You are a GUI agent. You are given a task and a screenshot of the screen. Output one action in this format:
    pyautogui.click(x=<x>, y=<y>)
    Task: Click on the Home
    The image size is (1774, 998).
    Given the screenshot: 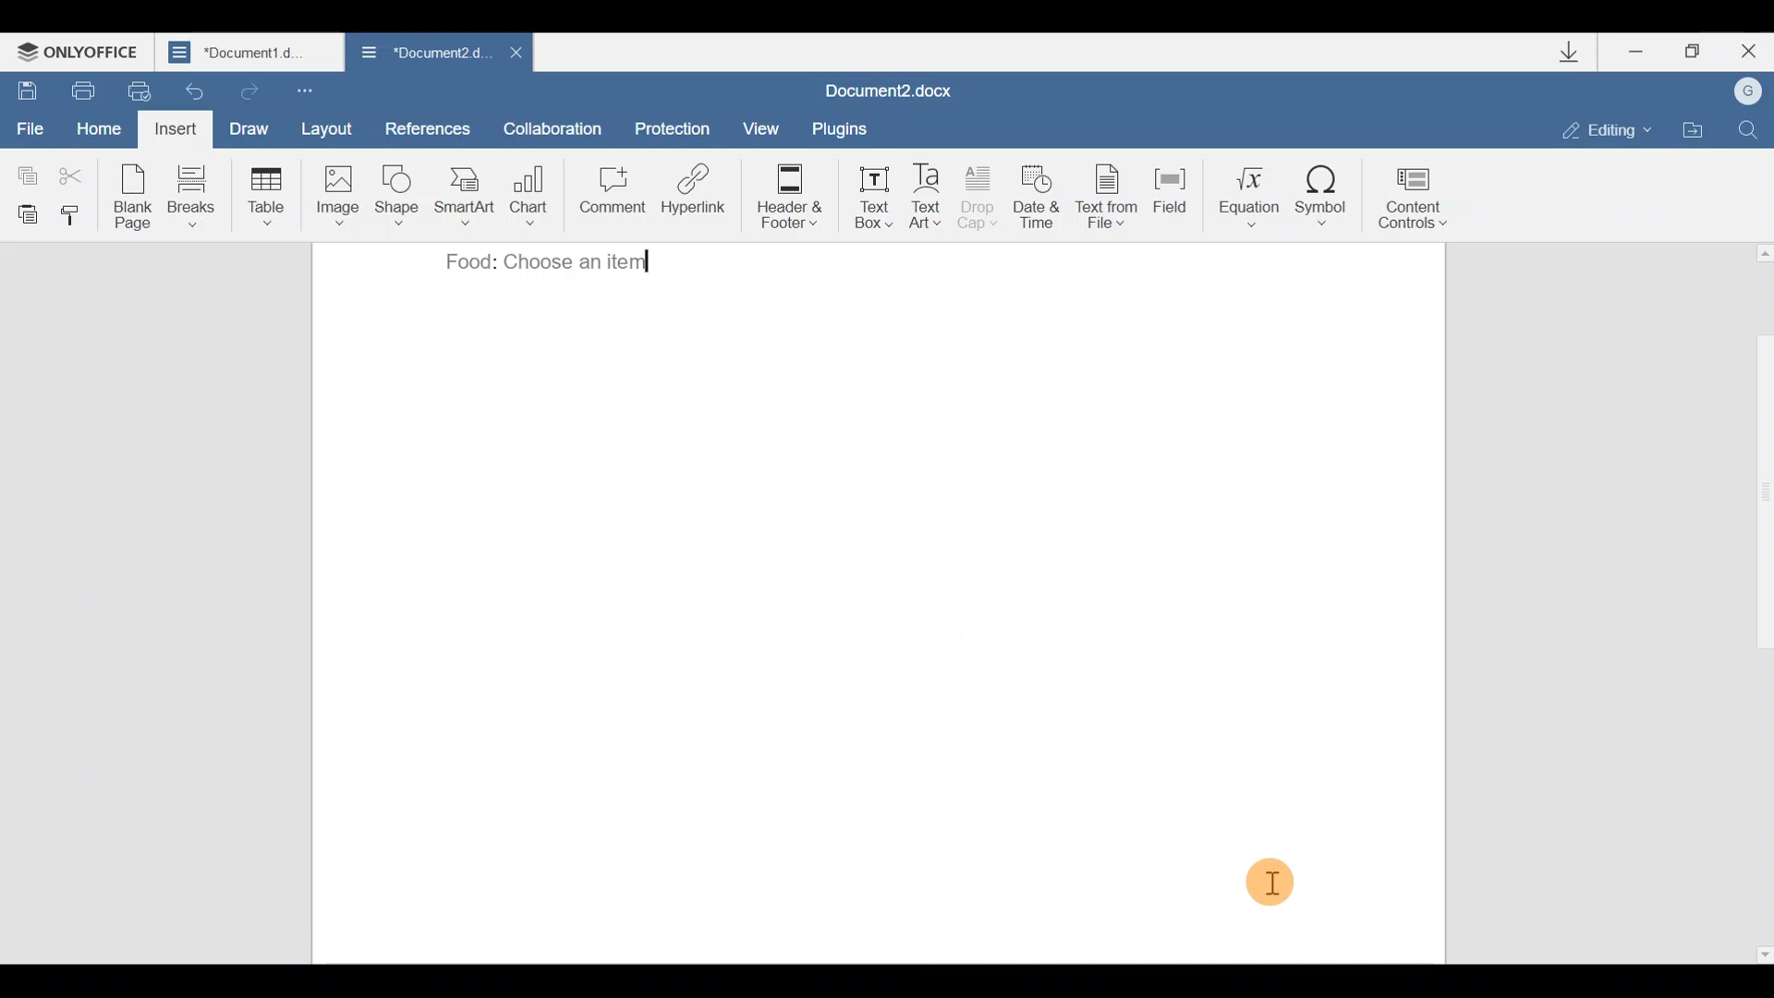 What is the action you would take?
    pyautogui.click(x=98, y=127)
    